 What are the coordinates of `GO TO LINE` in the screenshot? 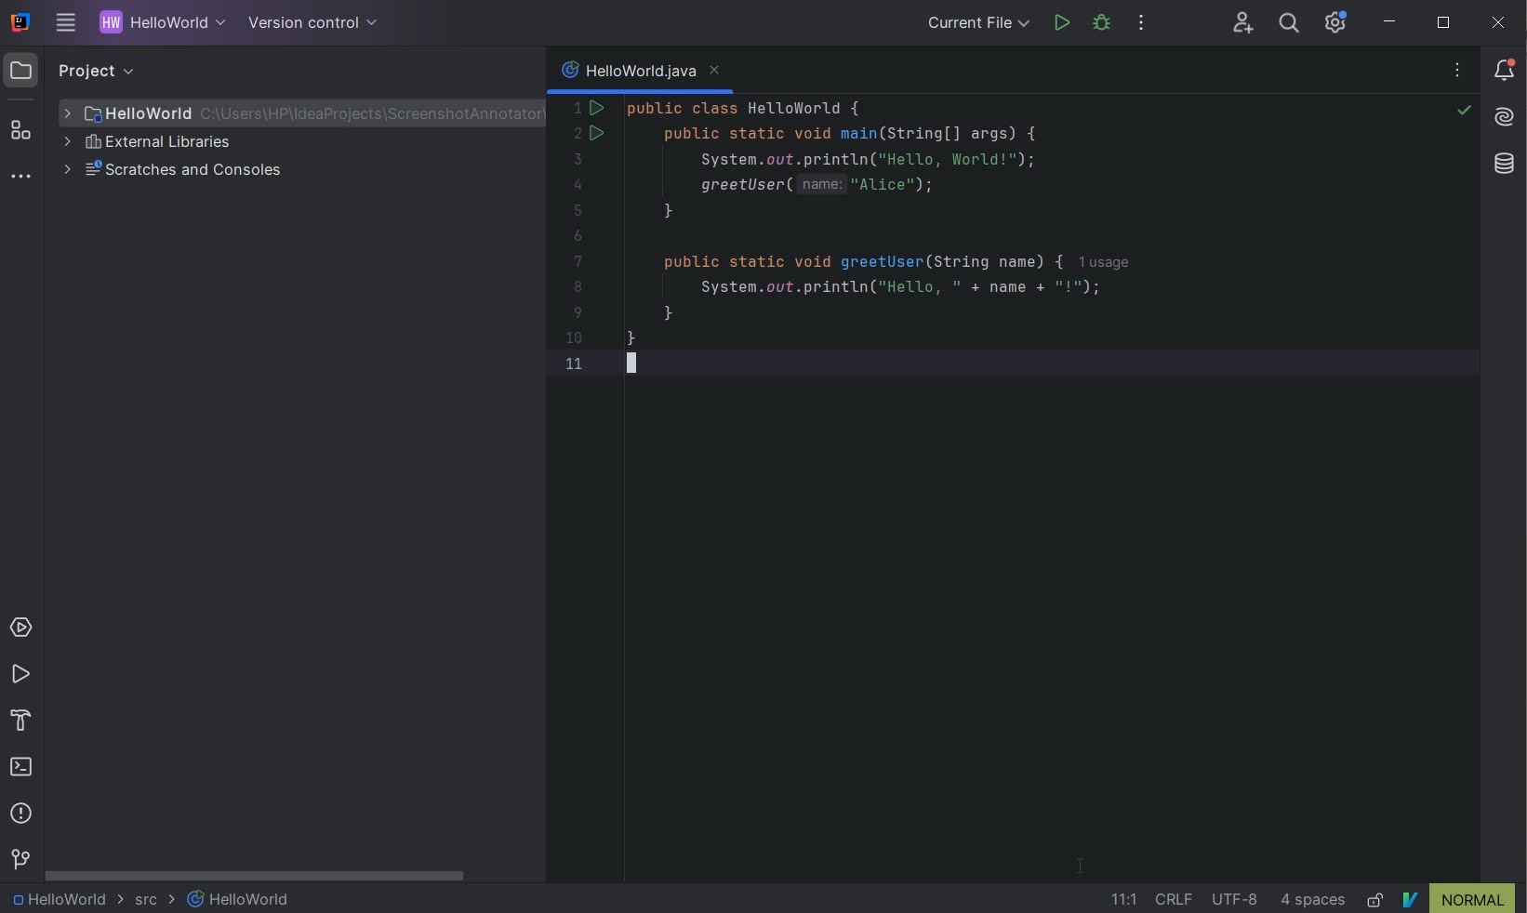 It's located at (1120, 900).